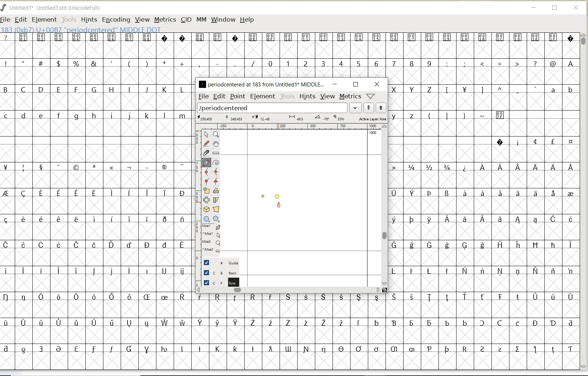 Image resolution: width=588 pixels, height=376 pixels. Describe the element at coordinates (206, 191) in the screenshot. I see `scale the selection` at that location.